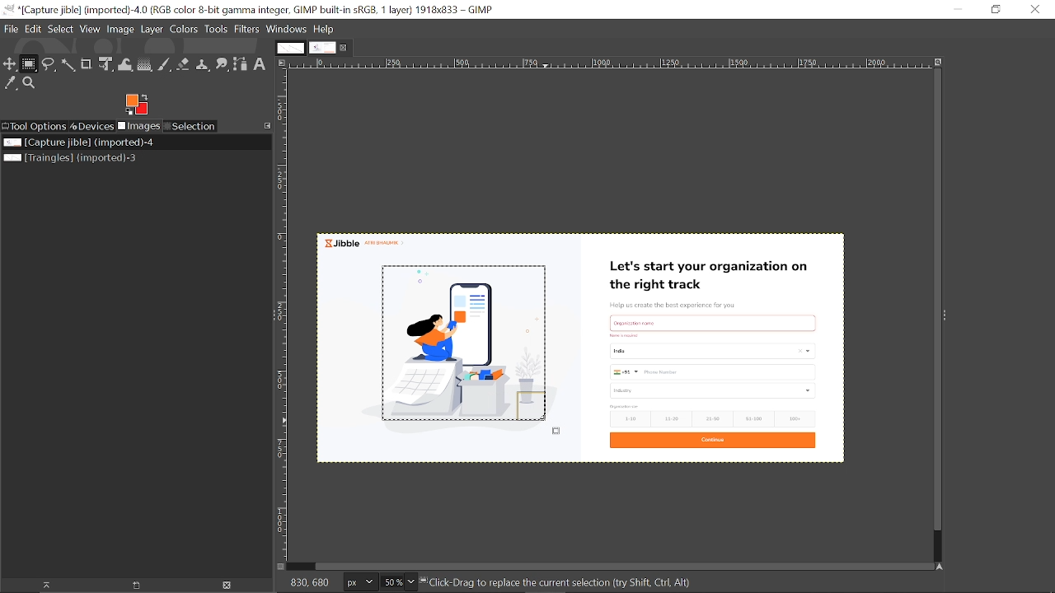  Describe the element at coordinates (345, 49) in the screenshot. I see `Close current tab` at that location.